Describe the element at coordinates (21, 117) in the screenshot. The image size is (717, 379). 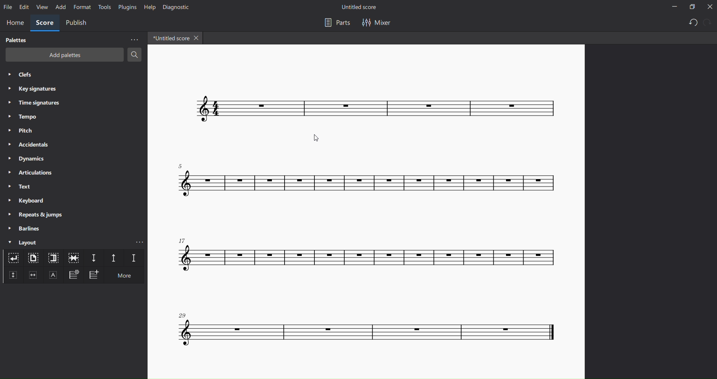
I see `tempo` at that location.